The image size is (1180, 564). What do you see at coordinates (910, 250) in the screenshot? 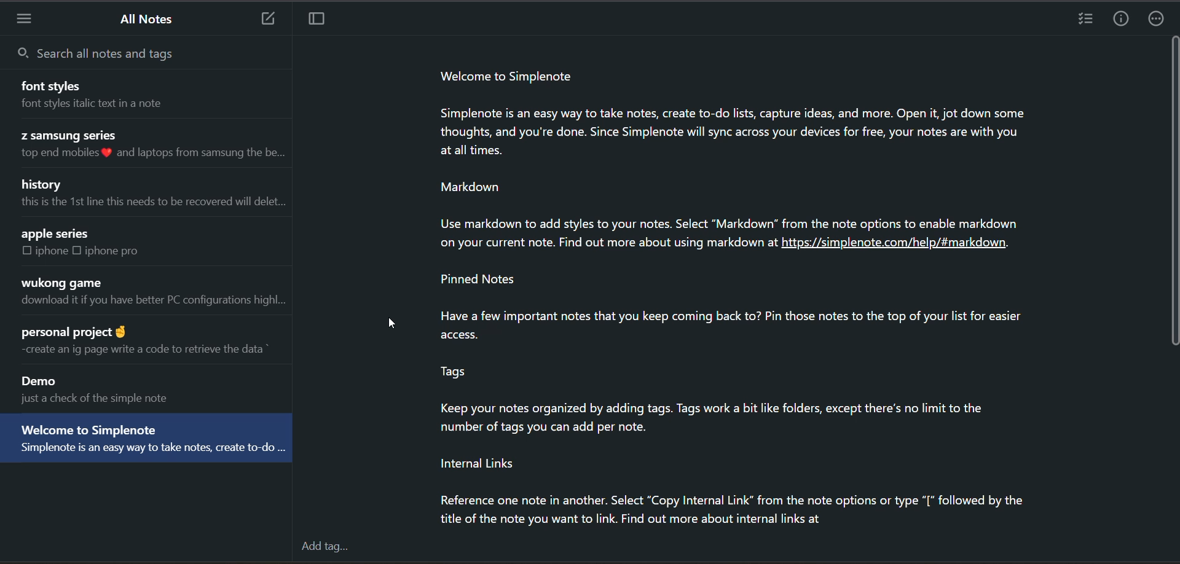
I see ` https://simplenote.com/help/#markdown.` at bounding box center [910, 250].